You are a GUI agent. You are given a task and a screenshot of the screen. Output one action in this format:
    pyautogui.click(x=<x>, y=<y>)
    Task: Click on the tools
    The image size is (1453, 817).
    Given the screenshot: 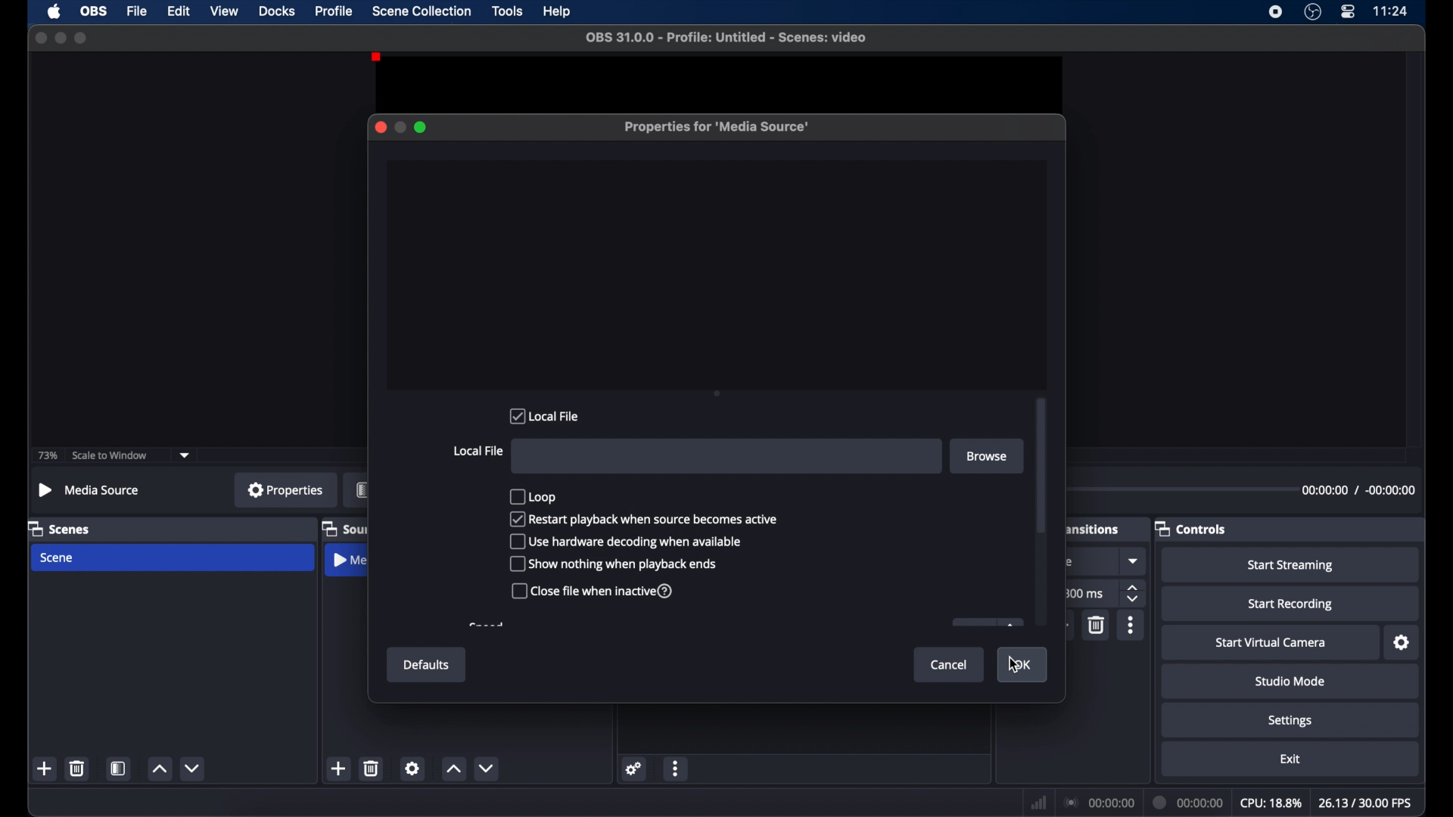 What is the action you would take?
    pyautogui.click(x=508, y=11)
    